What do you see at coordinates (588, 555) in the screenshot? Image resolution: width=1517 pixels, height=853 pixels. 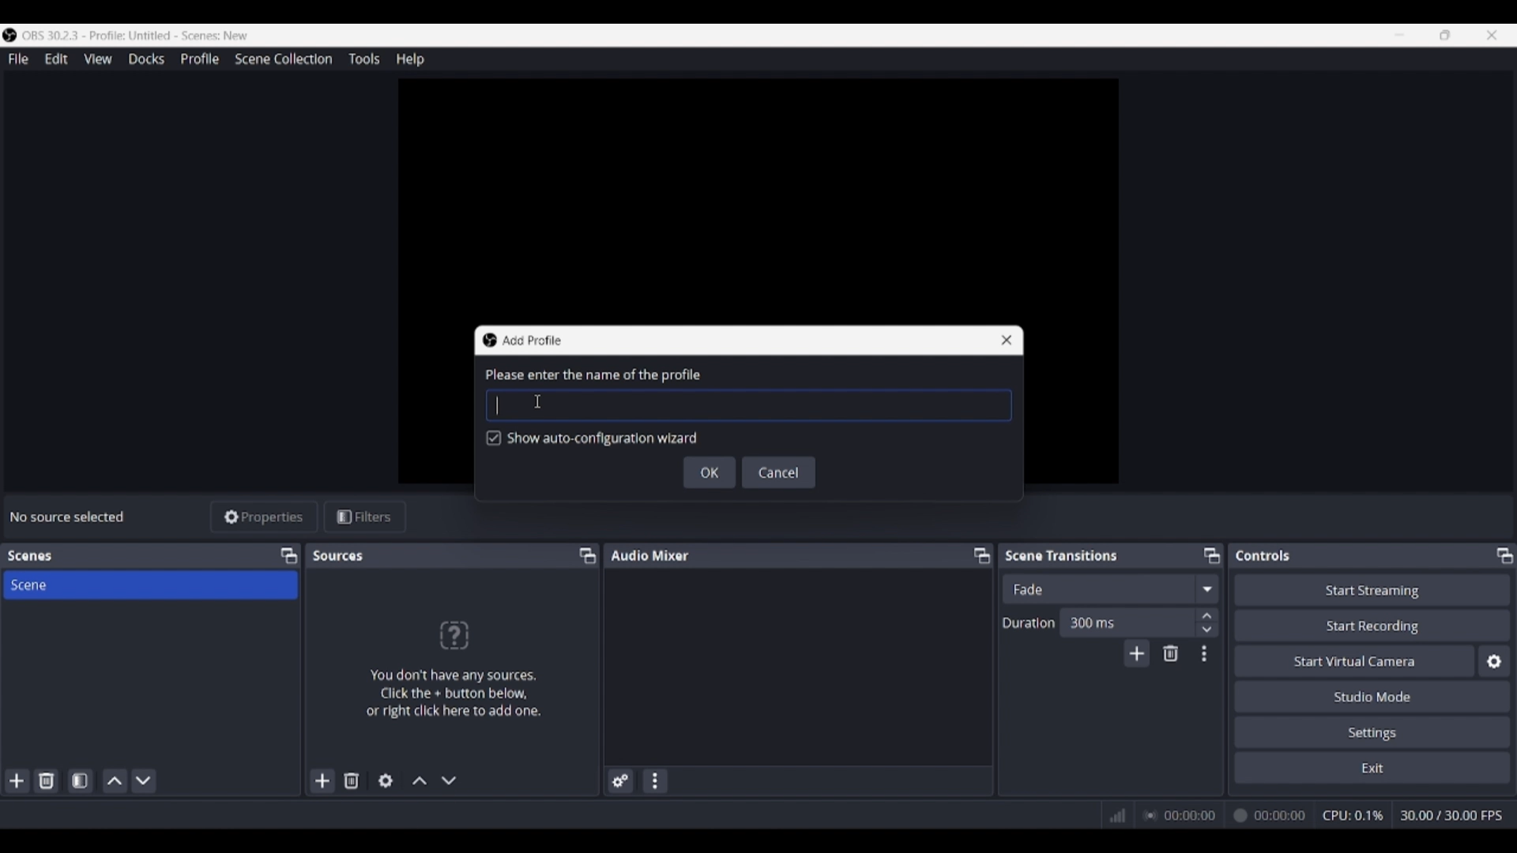 I see `Float Sources` at bounding box center [588, 555].